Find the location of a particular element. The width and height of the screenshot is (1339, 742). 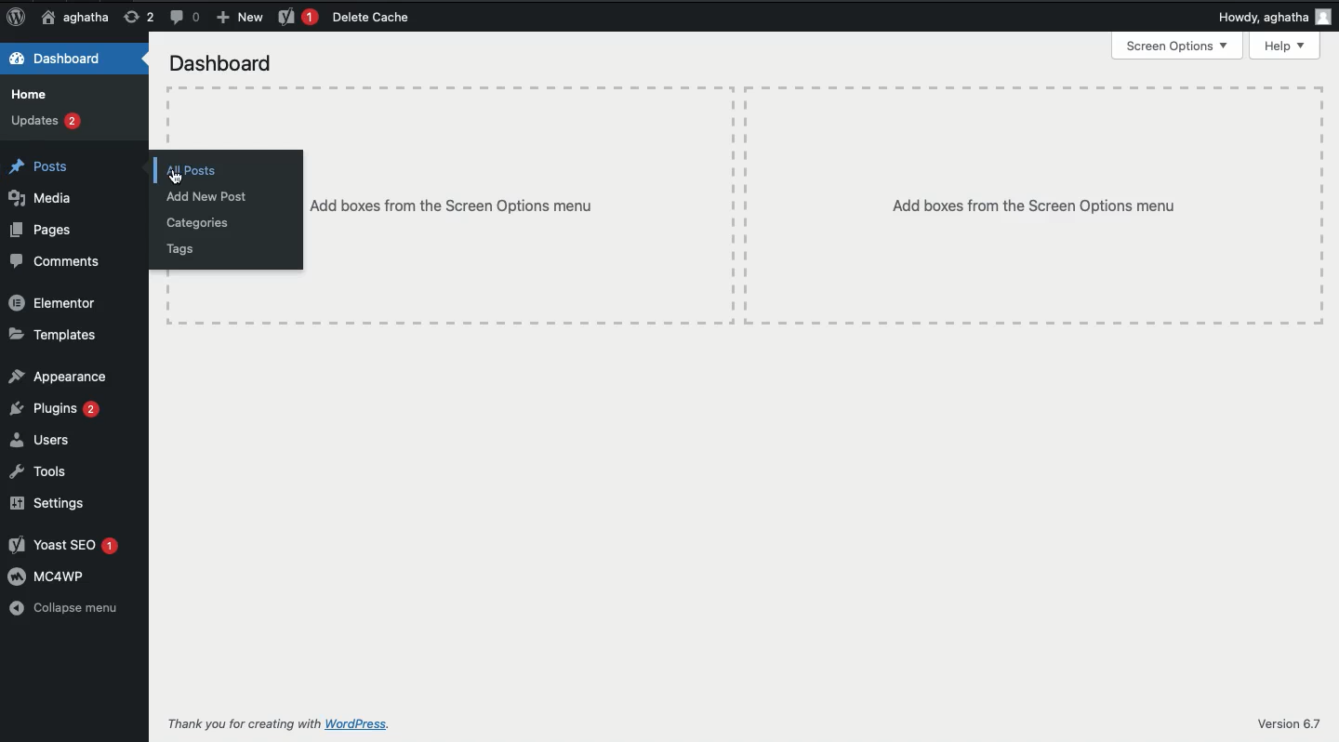

Dashboard is located at coordinates (222, 61).